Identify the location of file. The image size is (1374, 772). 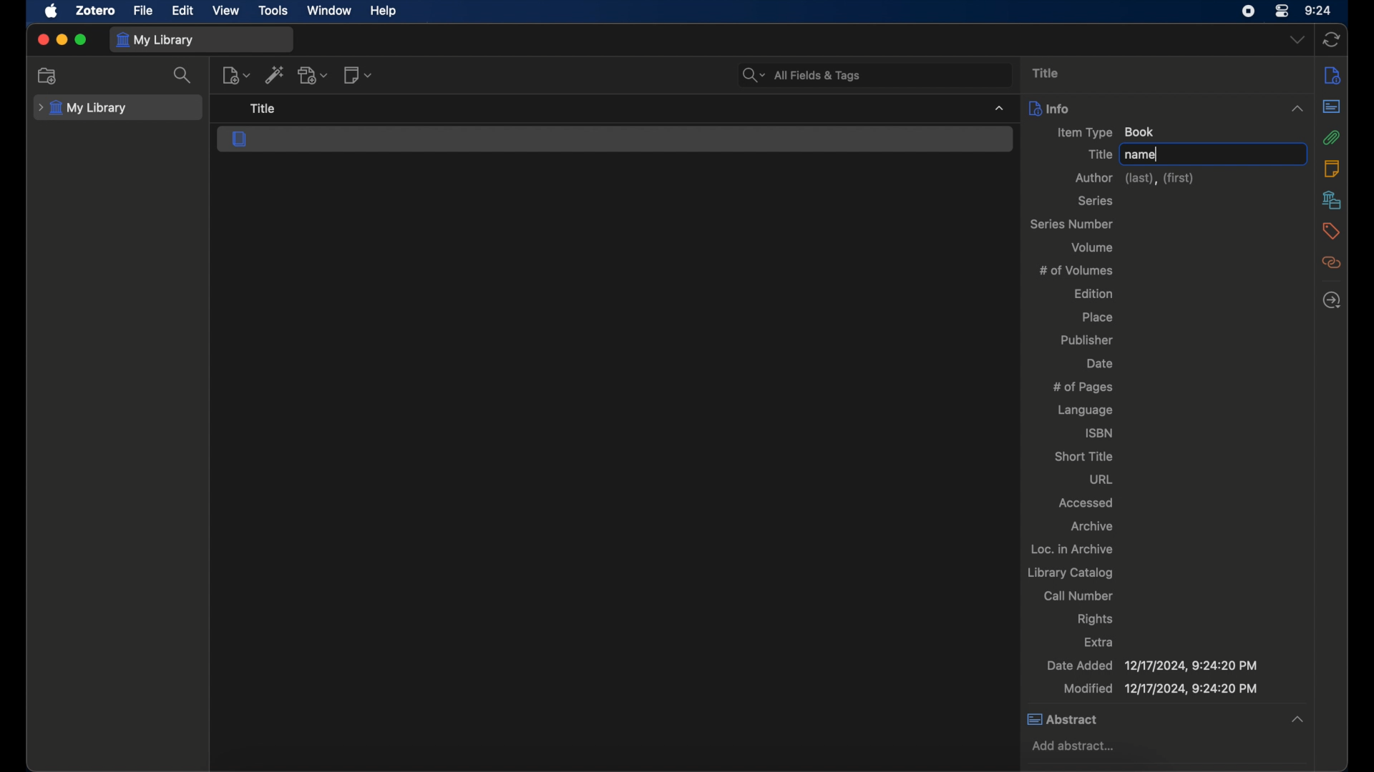
(143, 11).